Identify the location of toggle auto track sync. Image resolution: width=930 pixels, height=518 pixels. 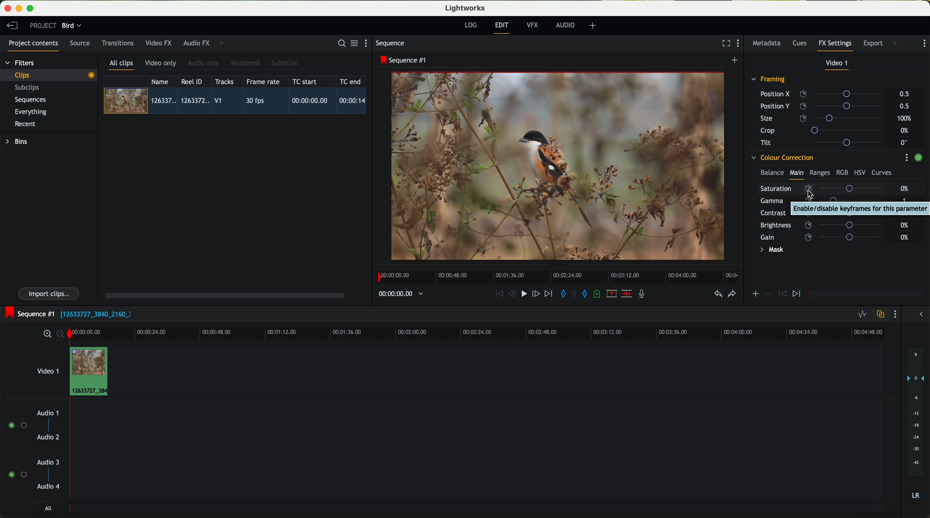
(879, 315).